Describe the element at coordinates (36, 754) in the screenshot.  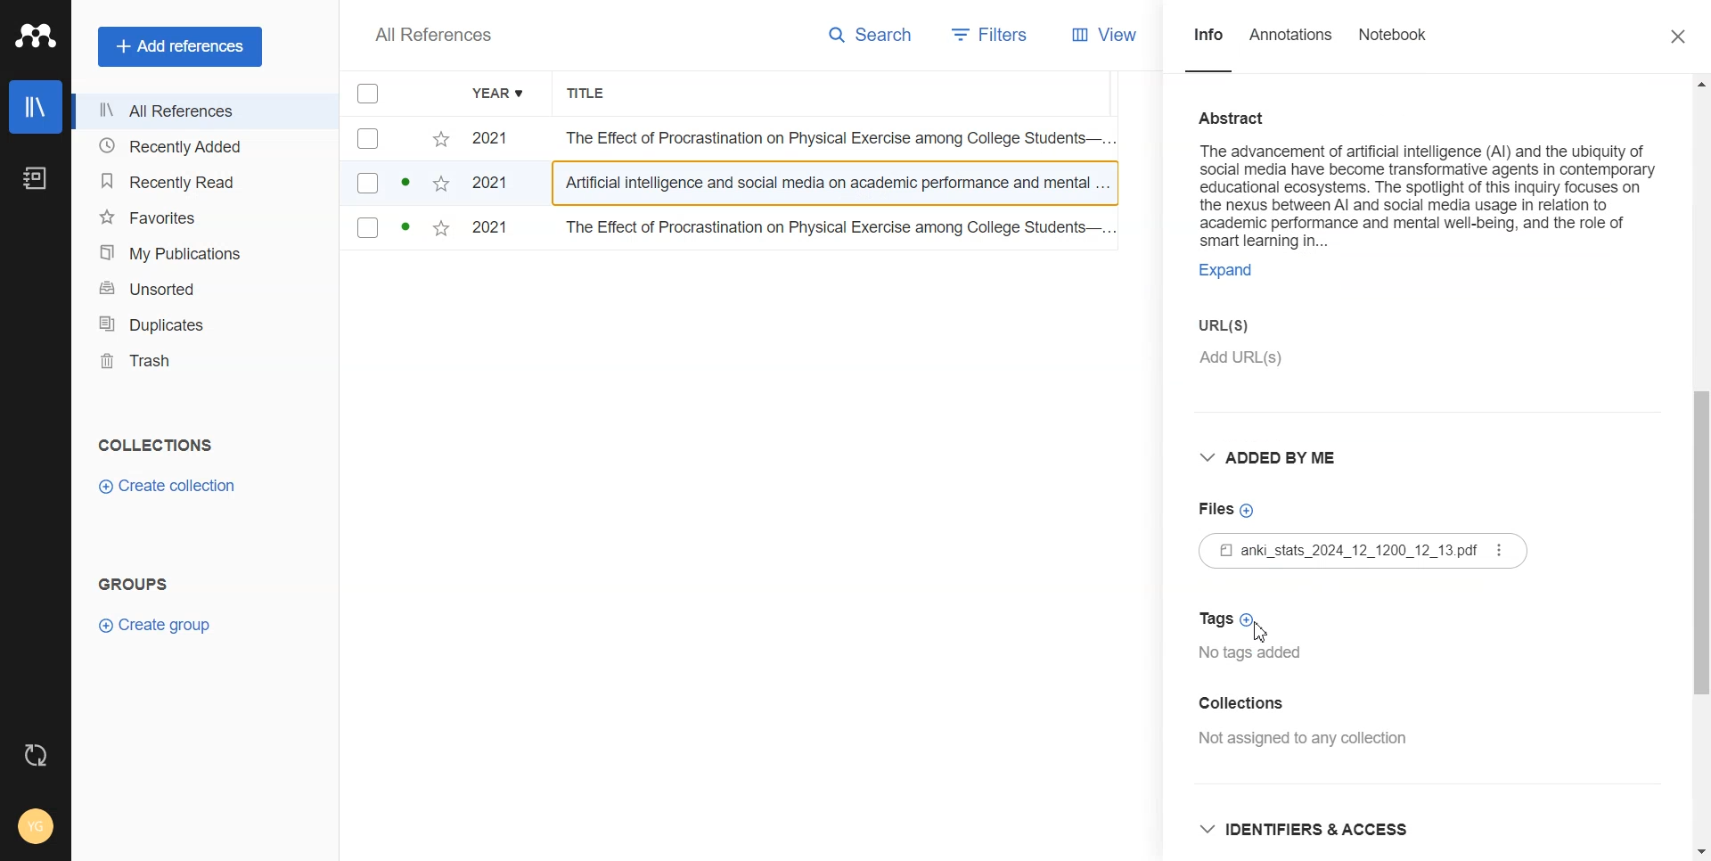
I see `Auto sync` at that location.